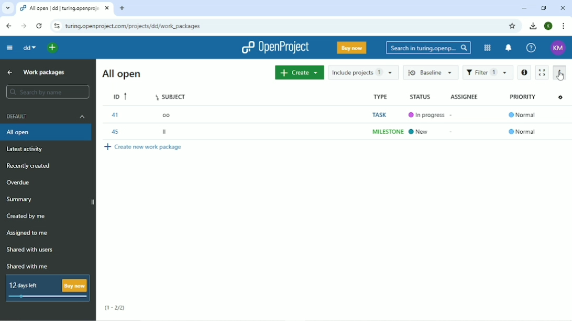 The width and height of the screenshot is (572, 321). What do you see at coordinates (425, 114) in the screenshot?
I see `In progress` at bounding box center [425, 114].